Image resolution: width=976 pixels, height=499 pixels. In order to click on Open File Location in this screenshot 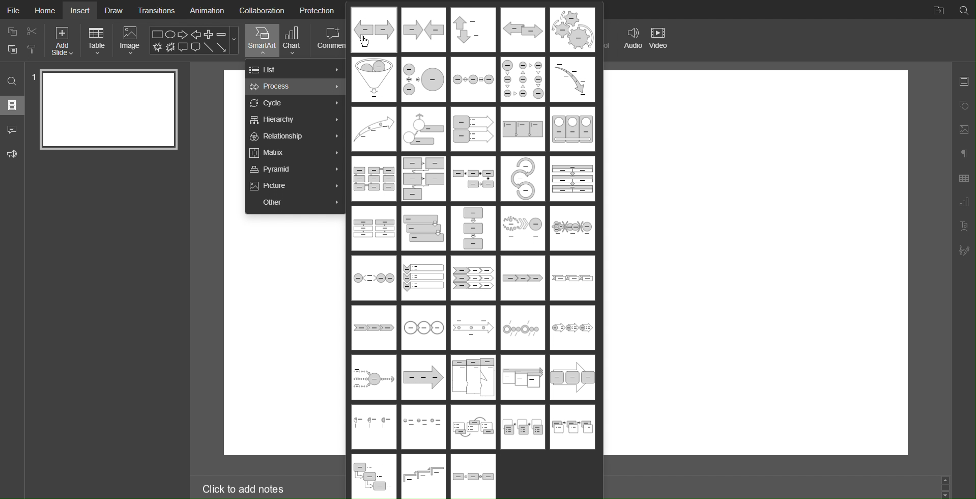, I will do `click(936, 9)`.